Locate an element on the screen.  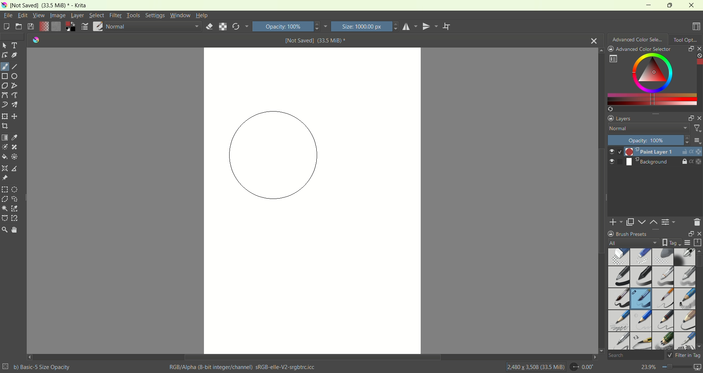
move layer up is located at coordinates (654, 222).